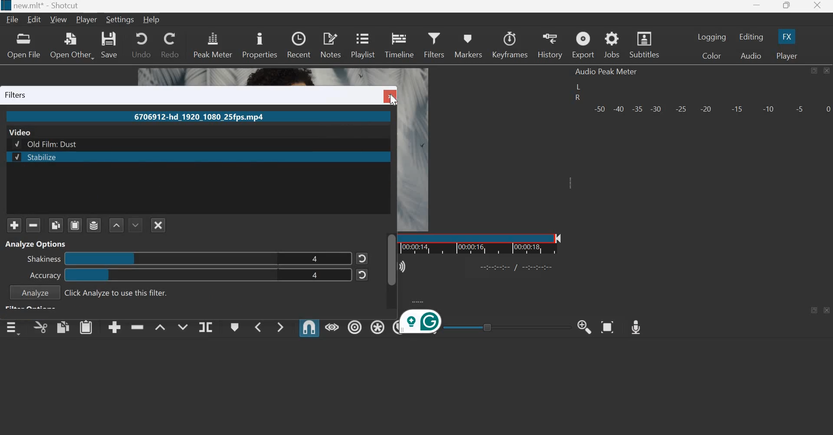 The width and height of the screenshot is (833, 435). What do you see at coordinates (48, 144) in the screenshot?
I see `Old film: Dust` at bounding box center [48, 144].